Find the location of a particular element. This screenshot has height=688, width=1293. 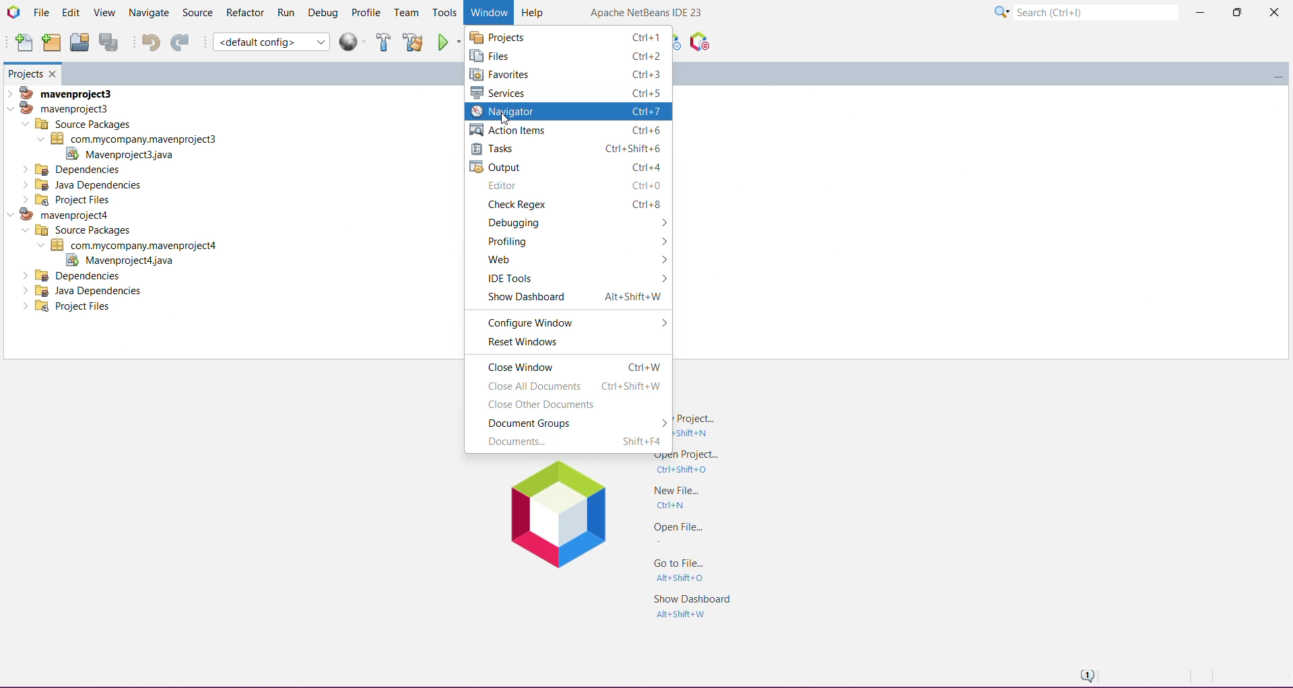

 is located at coordinates (73, 275).